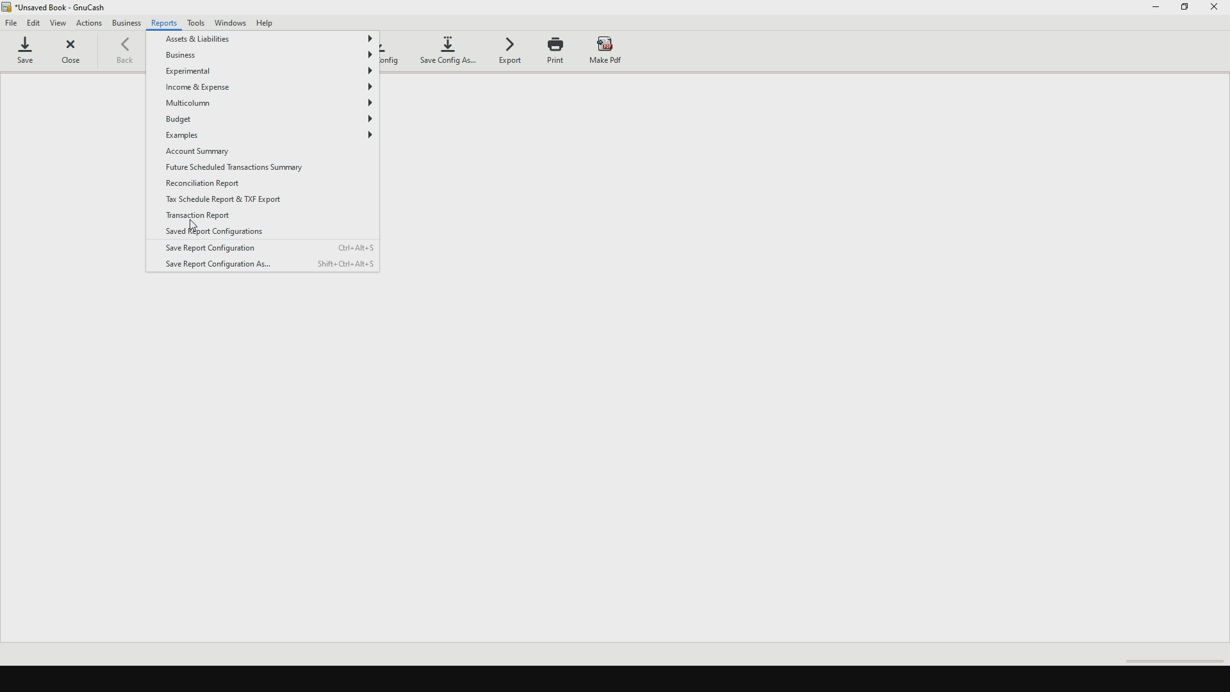  Describe the element at coordinates (61, 23) in the screenshot. I see `view` at that location.